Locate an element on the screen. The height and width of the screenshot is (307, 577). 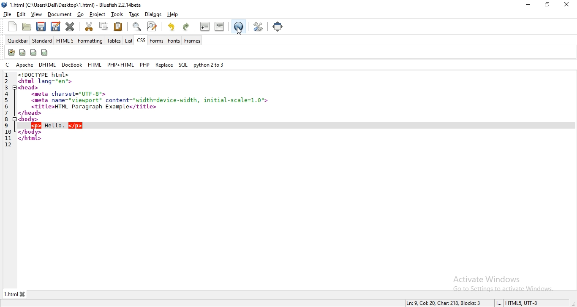
close is located at coordinates (24, 294).